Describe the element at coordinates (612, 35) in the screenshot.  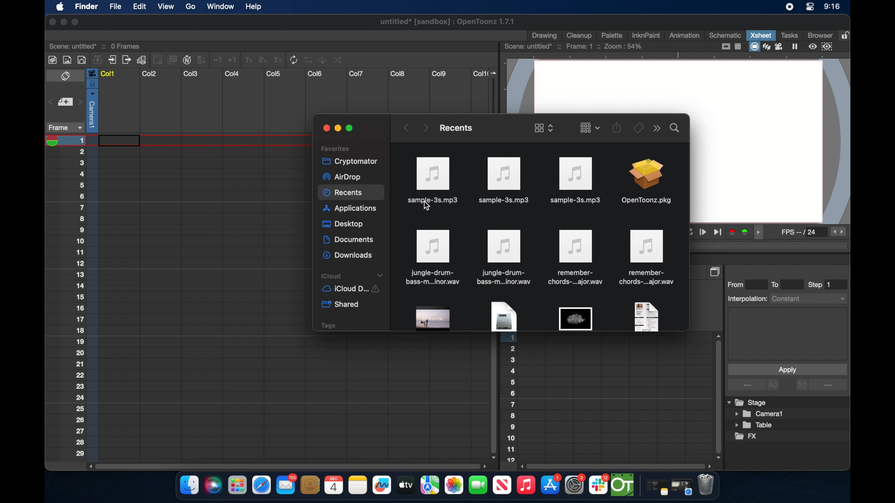
I see `palette` at that location.